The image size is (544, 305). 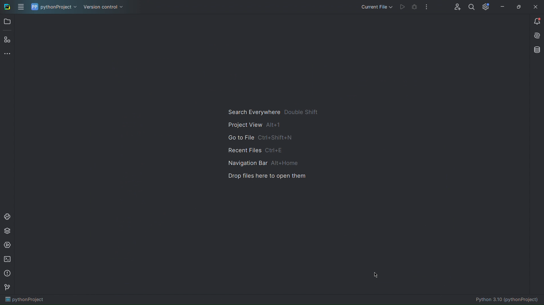 What do you see at coordinates (374, 7) in the screenshot?
I see `Current File` at bounding box center [374, 7].